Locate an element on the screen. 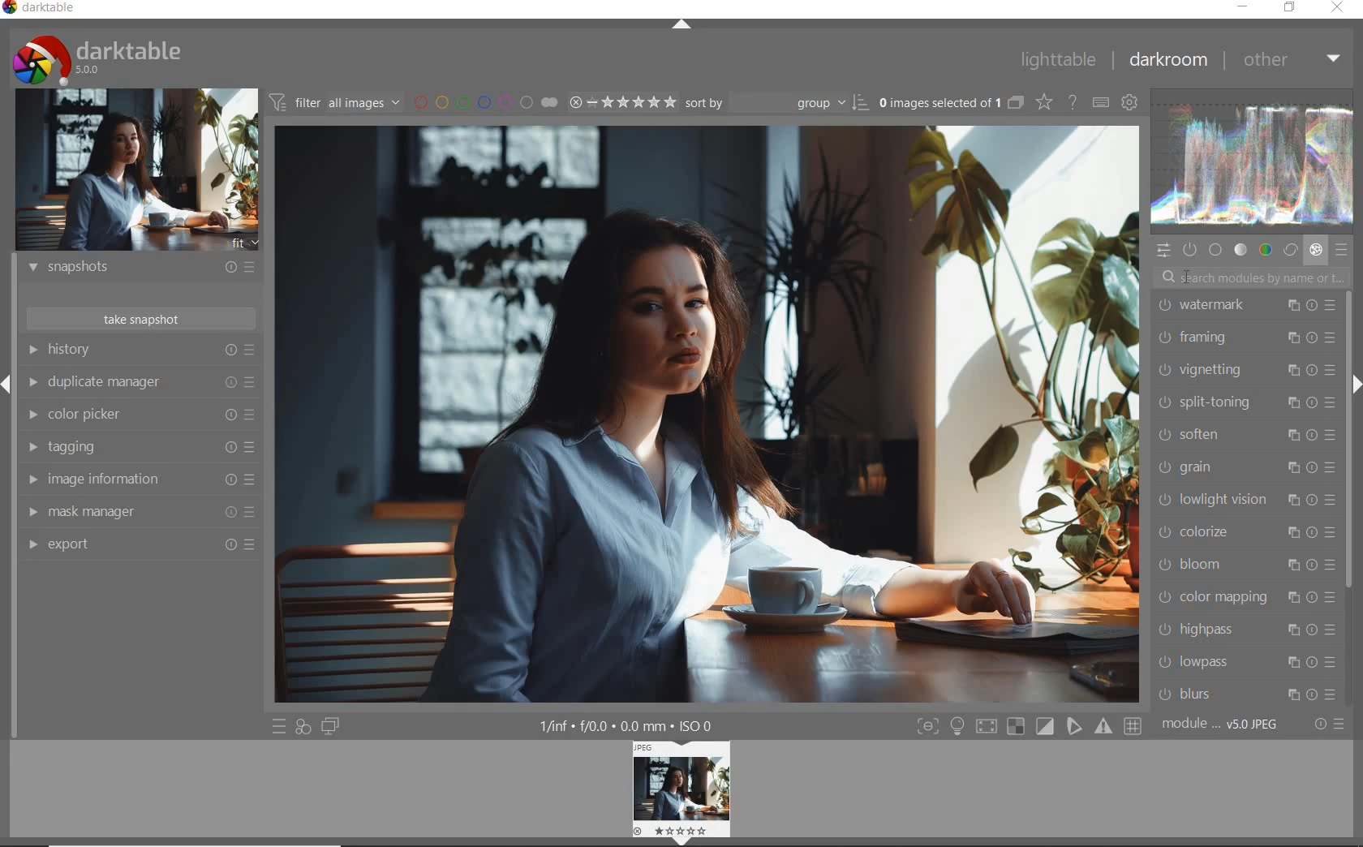 The height and width of the screenshot is (847, 1363). lowlight vision is located at coordinates (1248, 498).